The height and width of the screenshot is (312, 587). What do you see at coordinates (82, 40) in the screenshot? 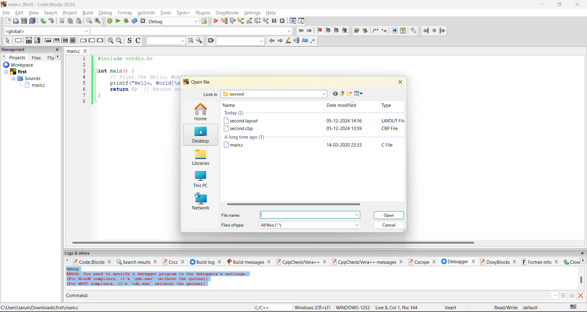
I see `break instruction` at bounding box center [82, 40].